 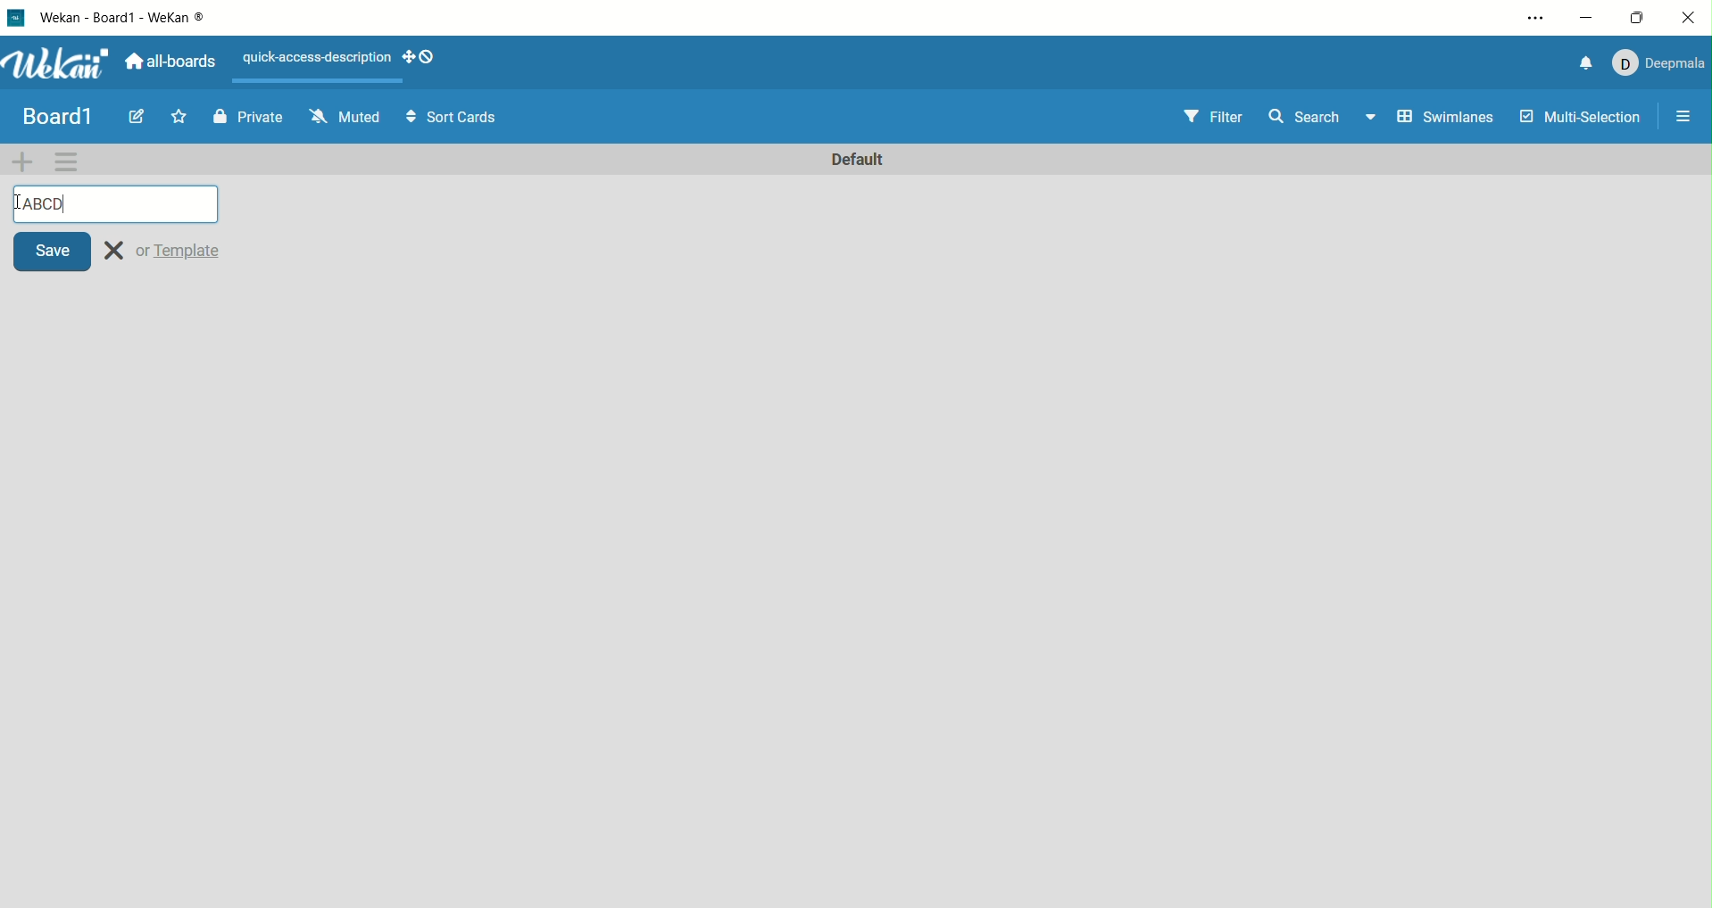 I want to click on maximize, so click(x=1642, y=15).